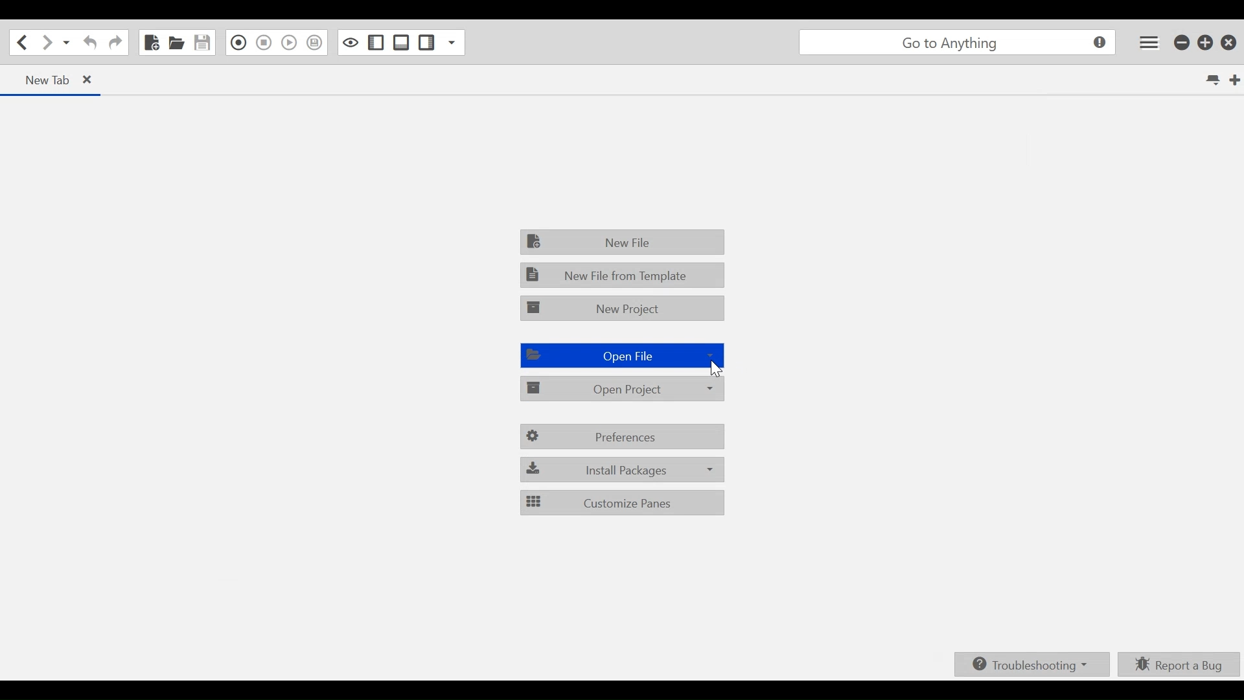 Image resolution: width=1244 pixels, height=700 pixels. Describe the element at coordinates (67, 42) in the screenshot. I see `Recent locations` at that location.